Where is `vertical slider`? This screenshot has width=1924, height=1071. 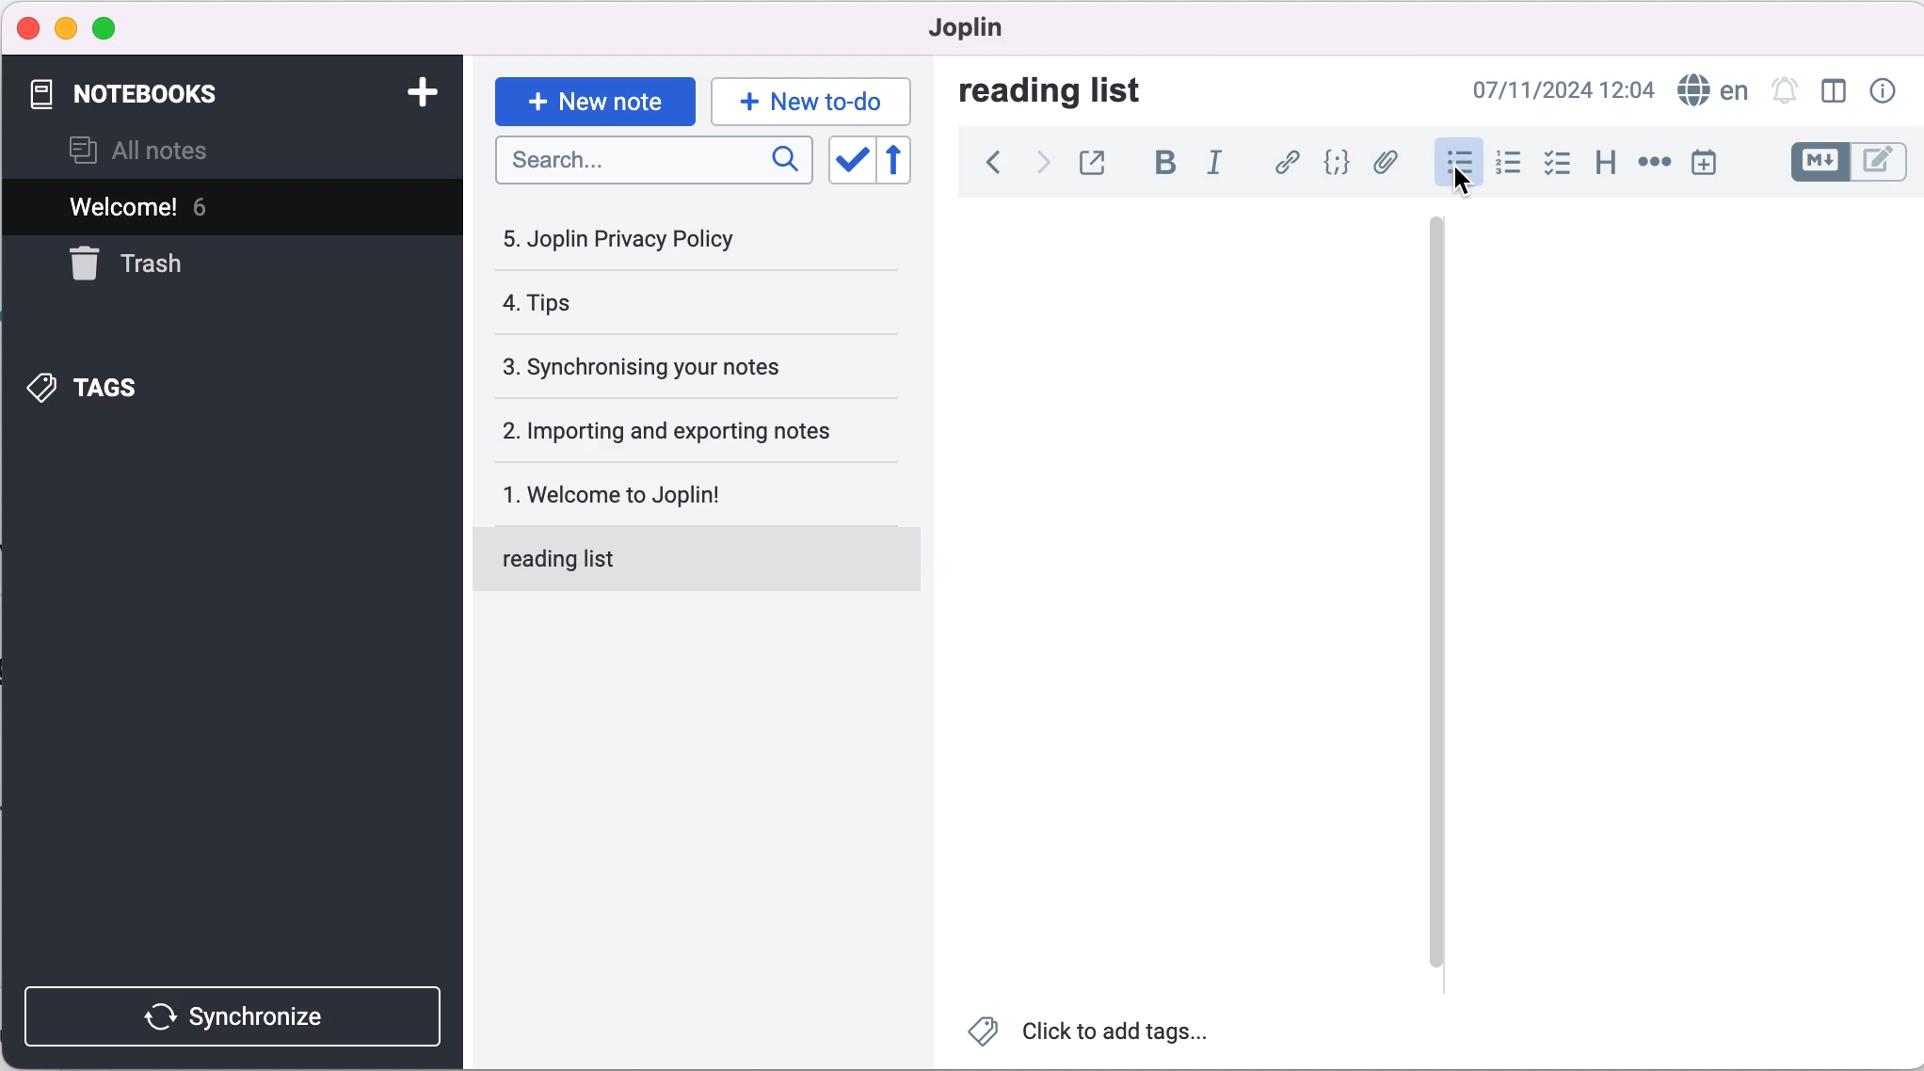
vertical slider is located at coordinates (1435, 593).